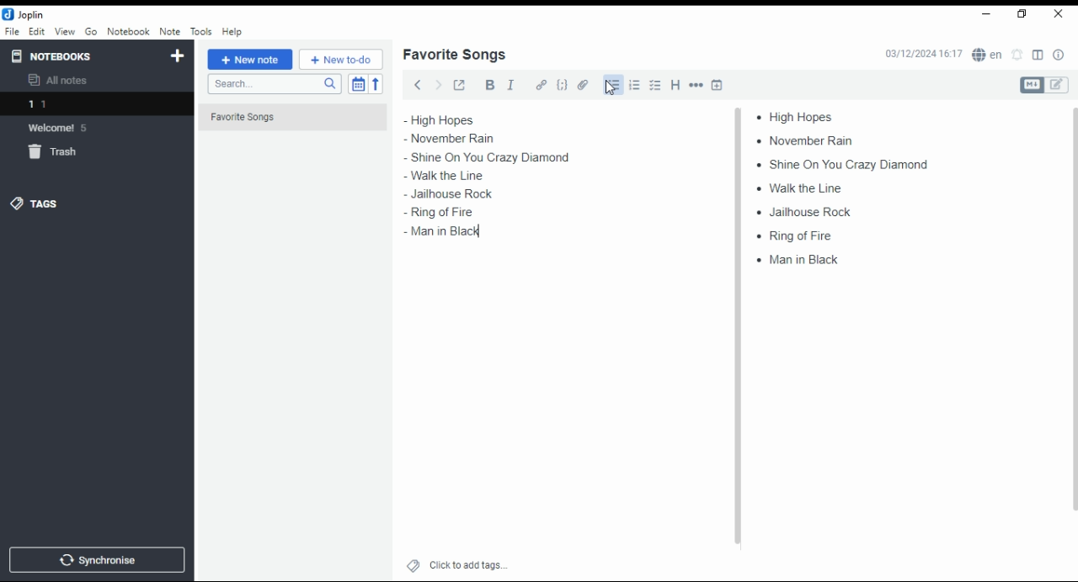  What do you see at coordinates (611, 85) in the screenshot?
I see `bullets` at bounding box center [611, 85].